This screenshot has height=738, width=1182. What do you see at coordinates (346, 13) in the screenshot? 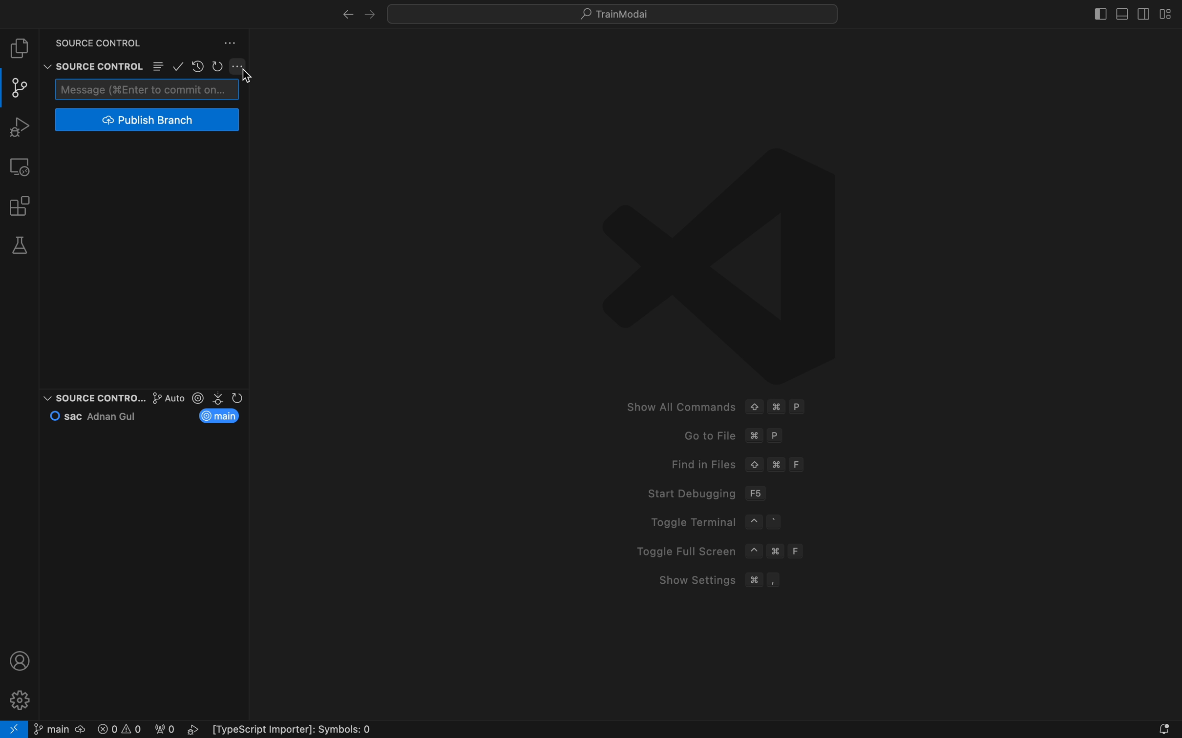
I see `right arrow` at bounding box center [346, 13].